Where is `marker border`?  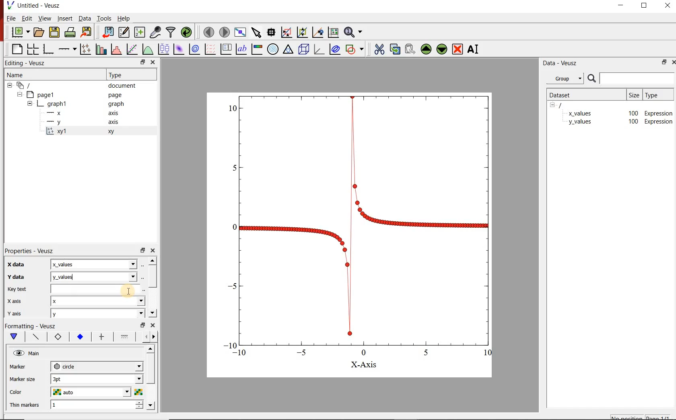 marker border is located at coordinates (58, 337).